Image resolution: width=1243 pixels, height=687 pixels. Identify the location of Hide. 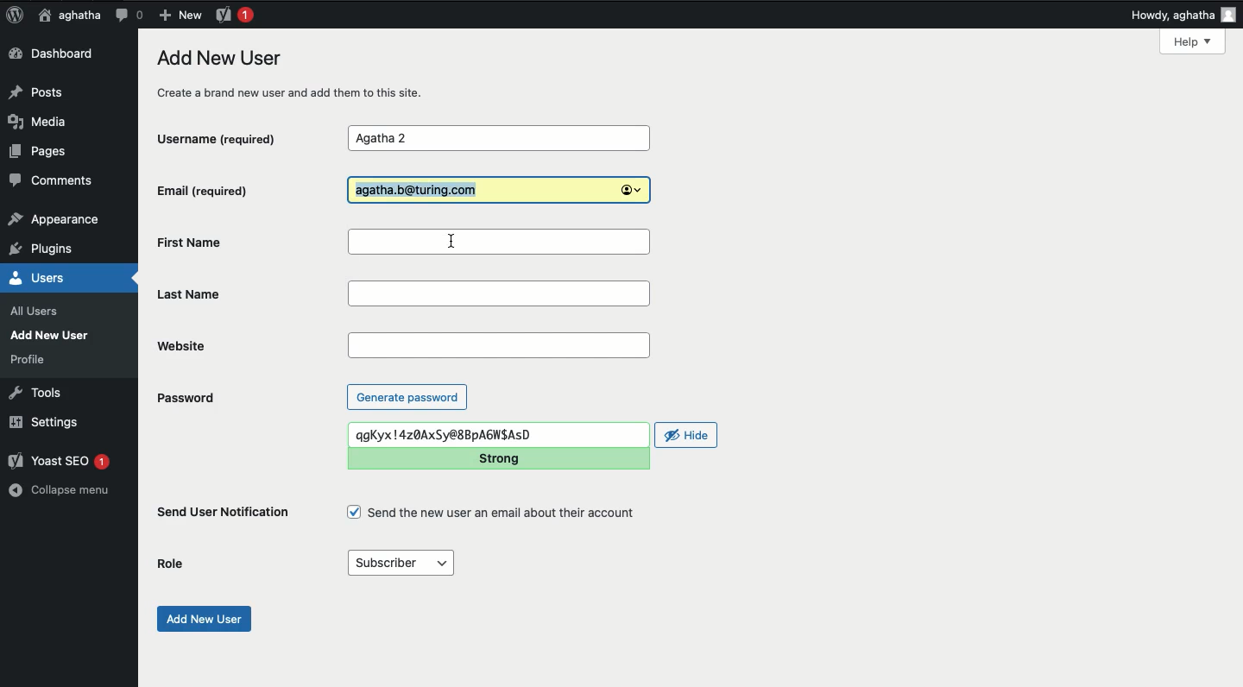
(687, 435).